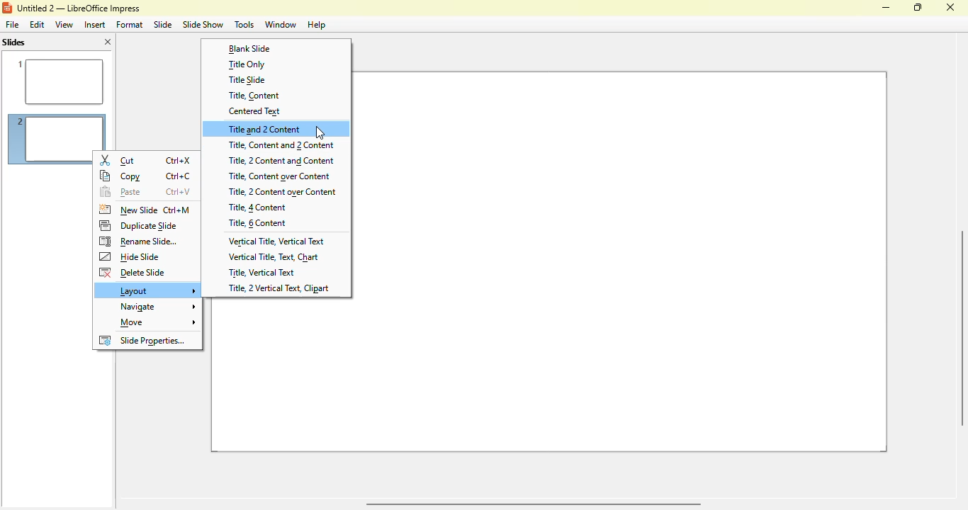 The width and height of the screenshot is (968, 510). What do you see at coordinates (140, 340) in the screenshot?
I see `slide properties` at bounding box center [140, 340].